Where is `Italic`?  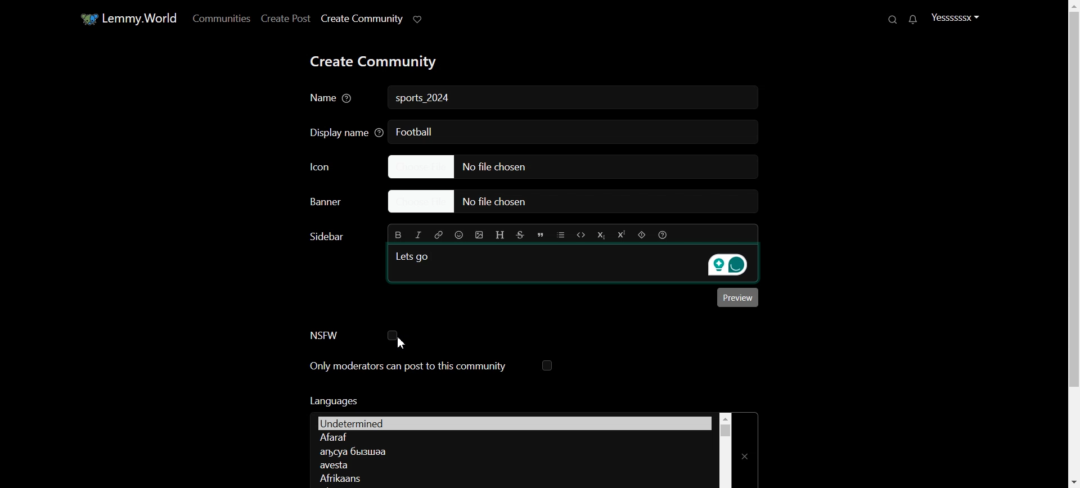 Italic is located at coordinates (418, 235).